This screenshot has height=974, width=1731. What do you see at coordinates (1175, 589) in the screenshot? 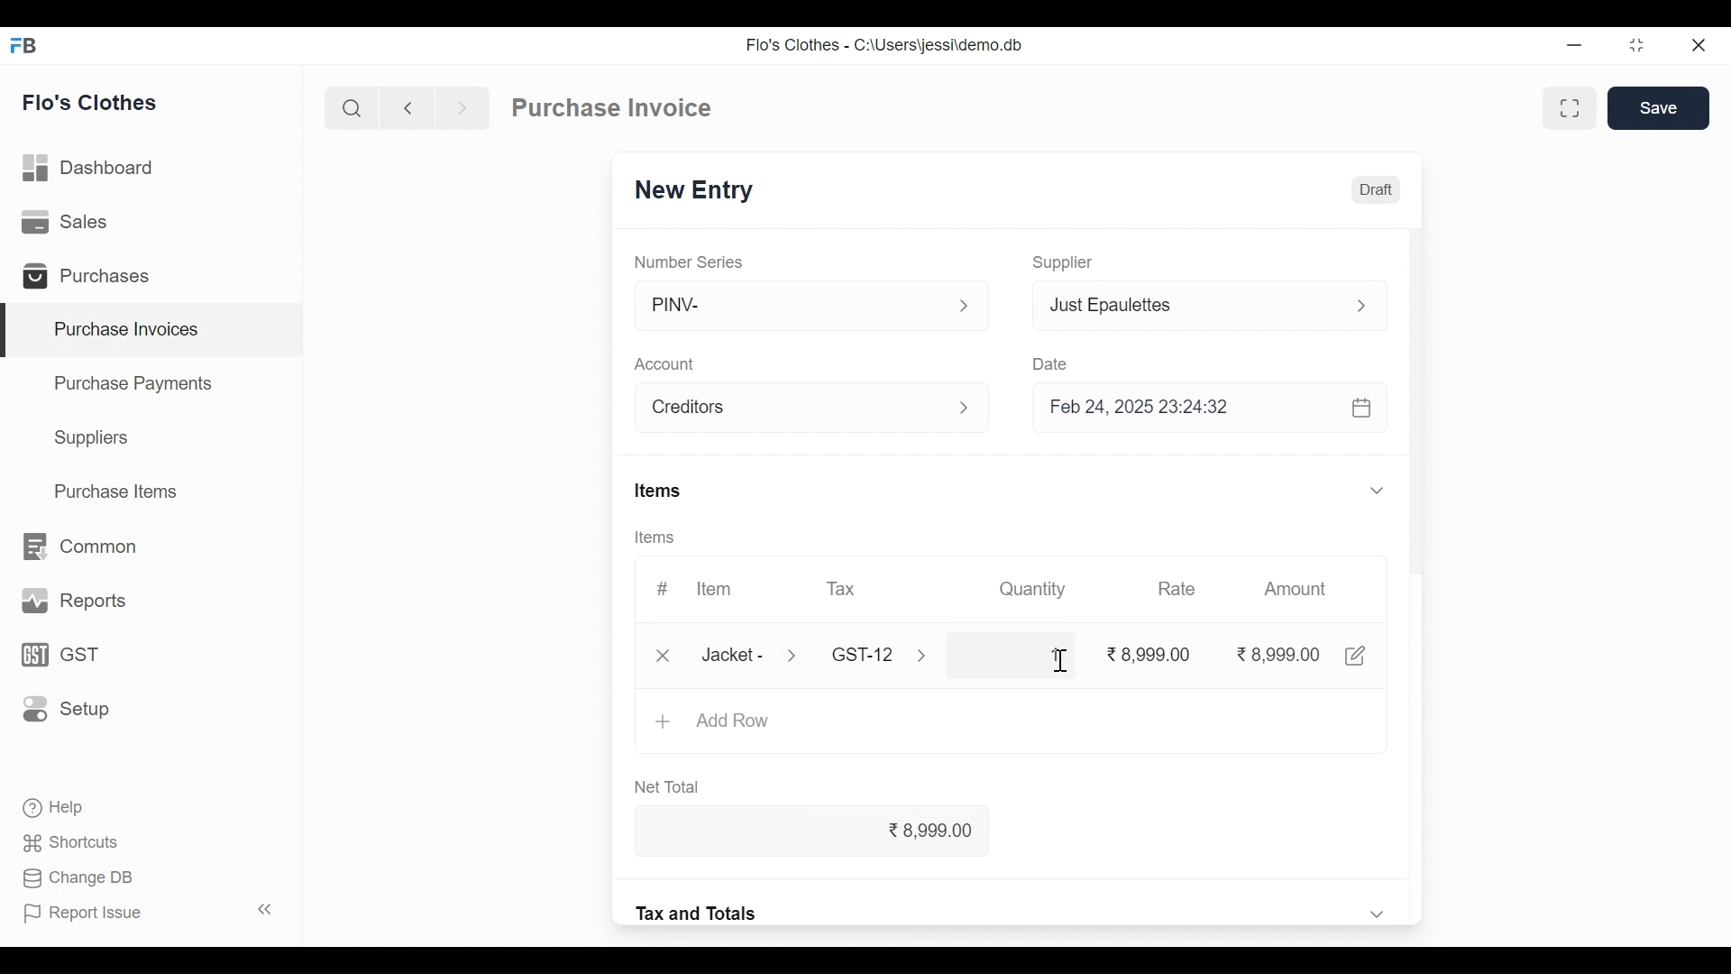
I see `Rate` at bounding box center [1175, 589].